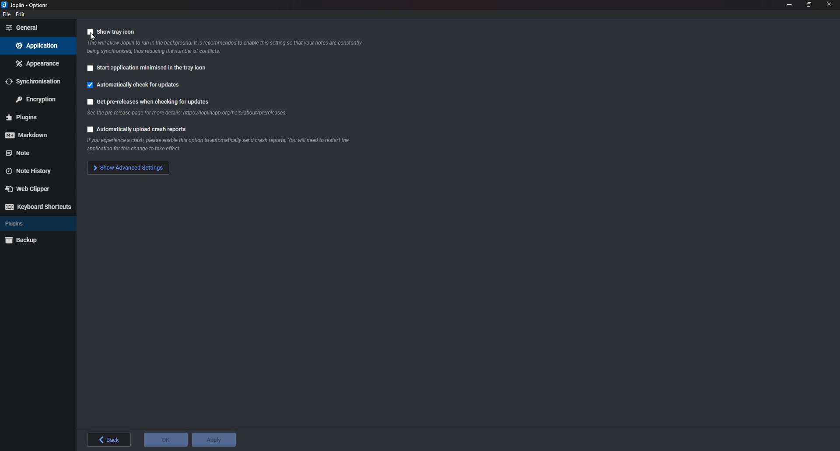 Image resolution: width=840 pixels, height=451 pixels. What do you see at coordinates (33, 171) in the screenshot?
I see `Note history` at bounding box center [33, 171].